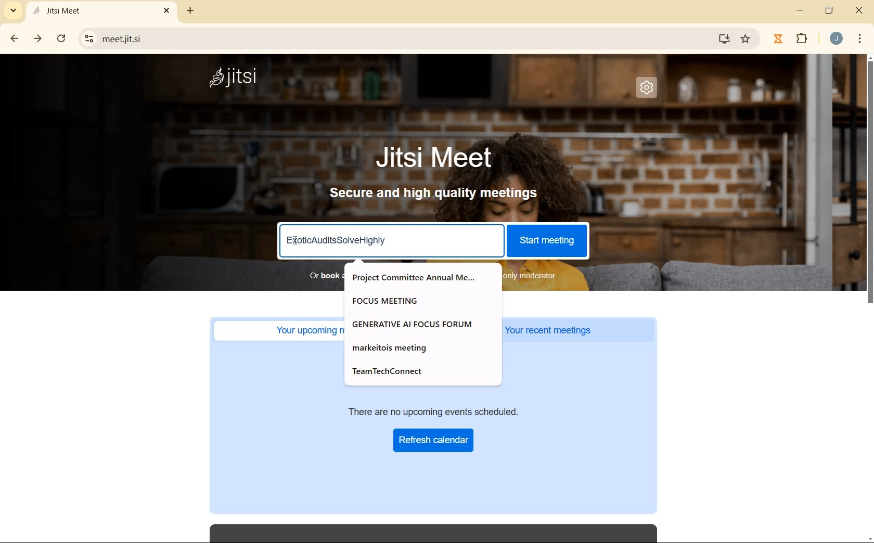  Describe the element at coordinates (441, 195) in the screenshot. I see `secure and high quality meetings` at that location.